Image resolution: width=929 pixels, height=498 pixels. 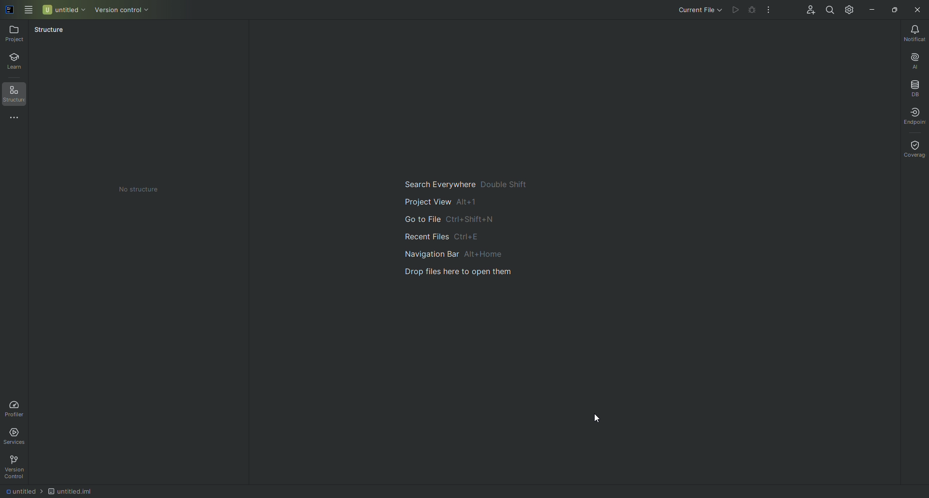 What do you see at coordinates (16, 407) in the screenshot?
I see `Profiler` at bounding box center [16, 407].